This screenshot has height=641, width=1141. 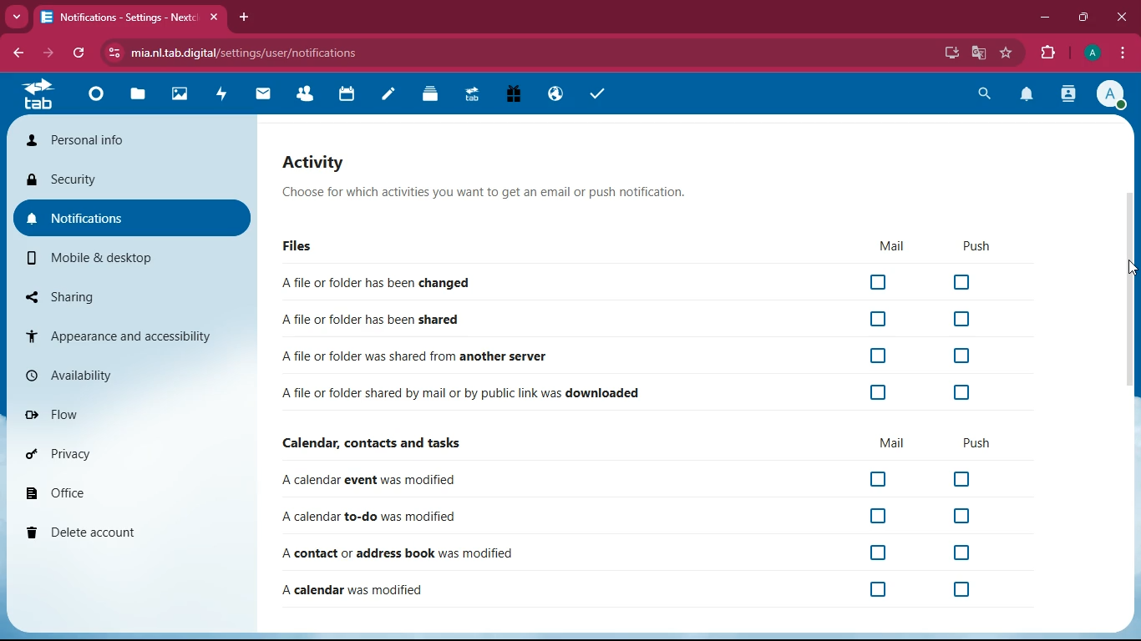 I want to click on push, so click(x=979, y=246).